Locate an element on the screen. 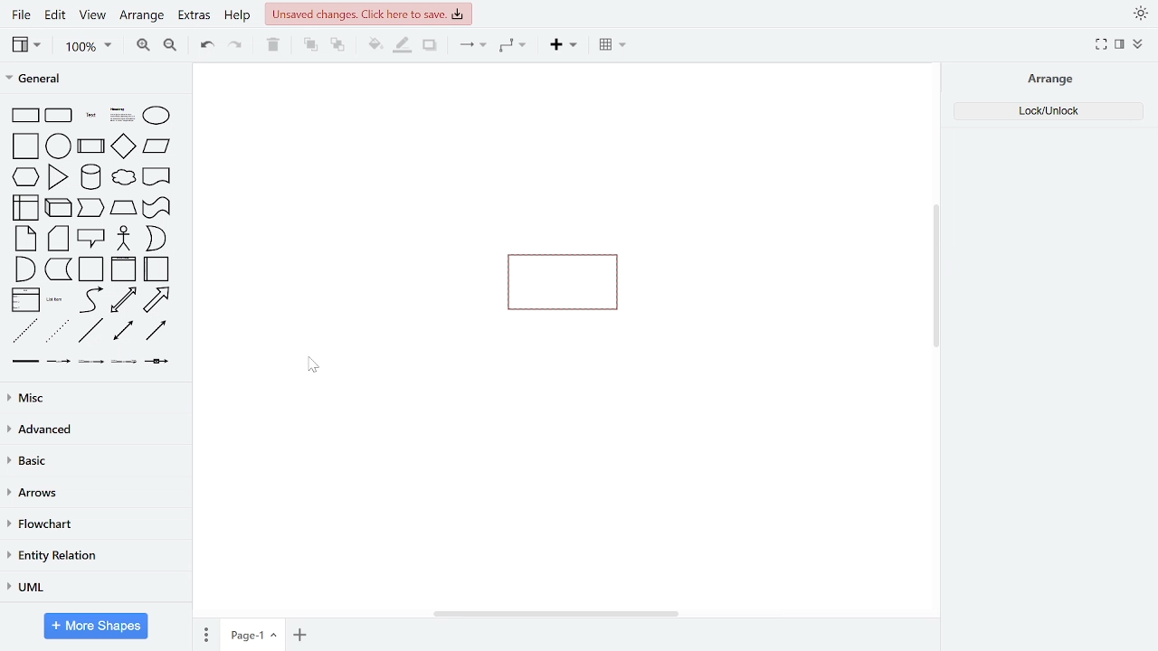 This screenshot has height=651, width=1158. actor is located at coordinates (123, 238).